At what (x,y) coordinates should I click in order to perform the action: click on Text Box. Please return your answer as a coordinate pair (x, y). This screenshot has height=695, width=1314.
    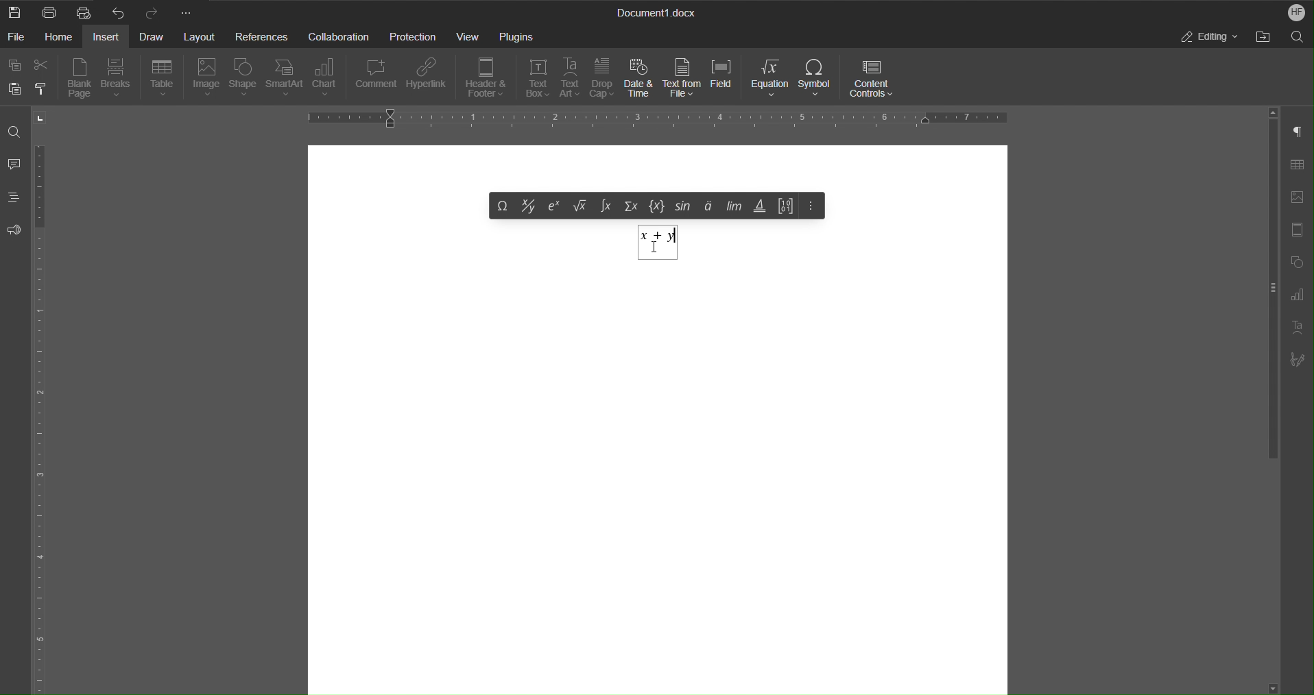
    Looking at the image, I should click on (536, 78).